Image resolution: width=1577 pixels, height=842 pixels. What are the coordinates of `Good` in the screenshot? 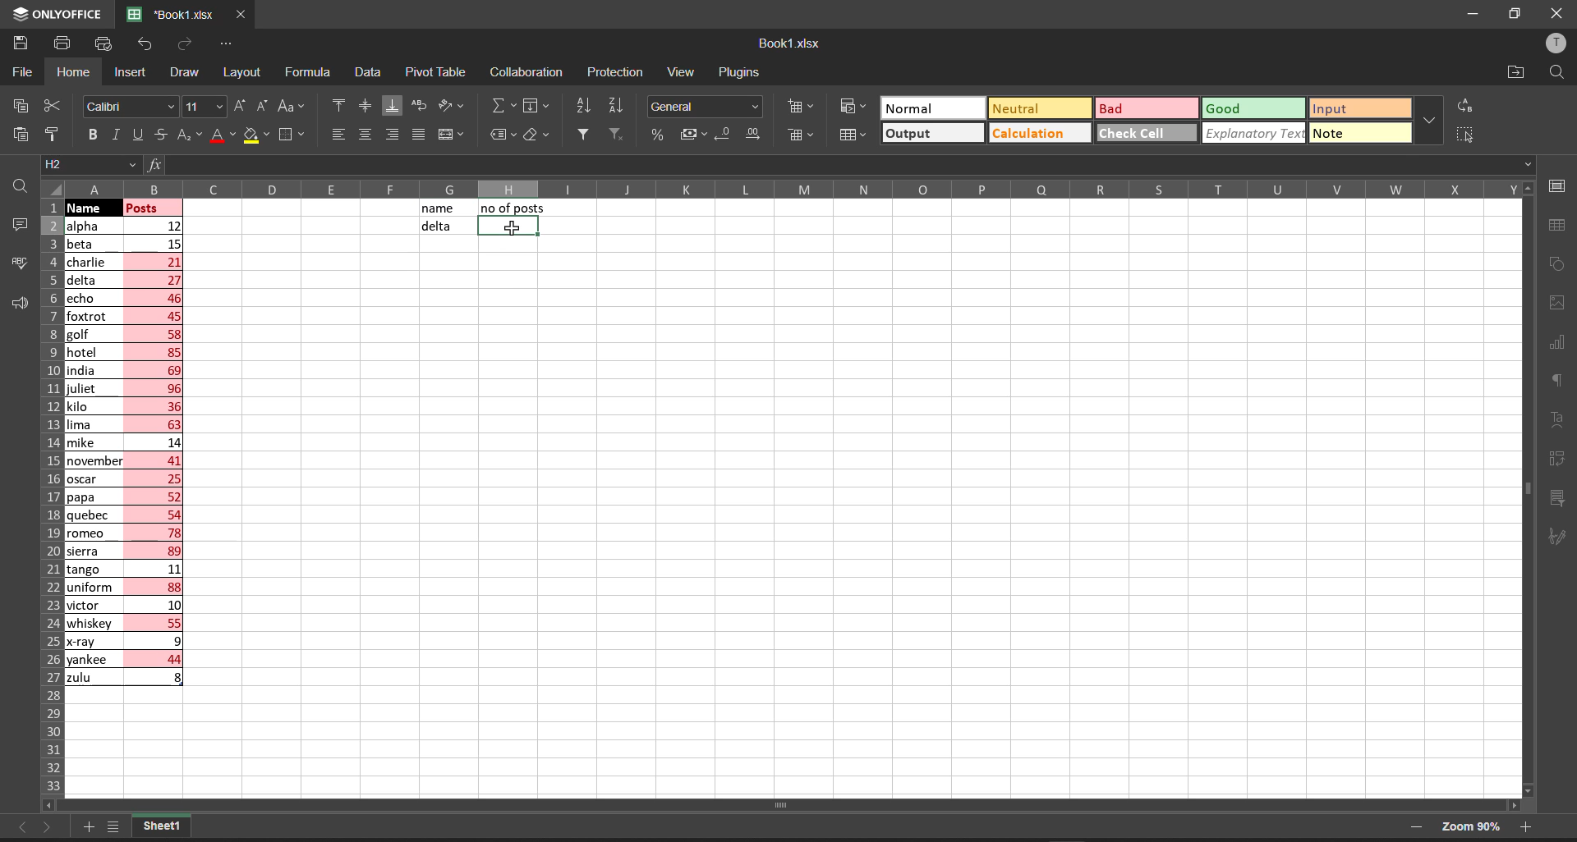 It's located at (1225, 108).